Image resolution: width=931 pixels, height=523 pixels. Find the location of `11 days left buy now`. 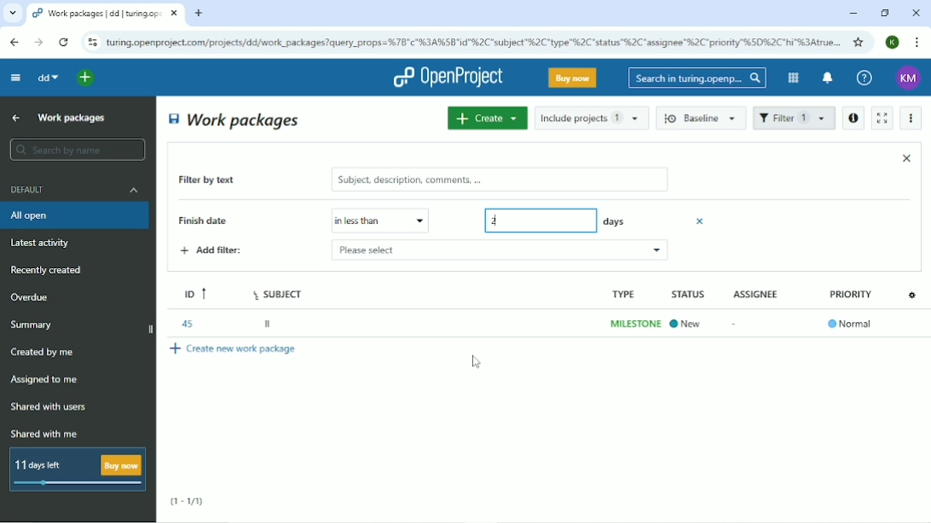

11 days left buy now is located at coordinates (76, 469).